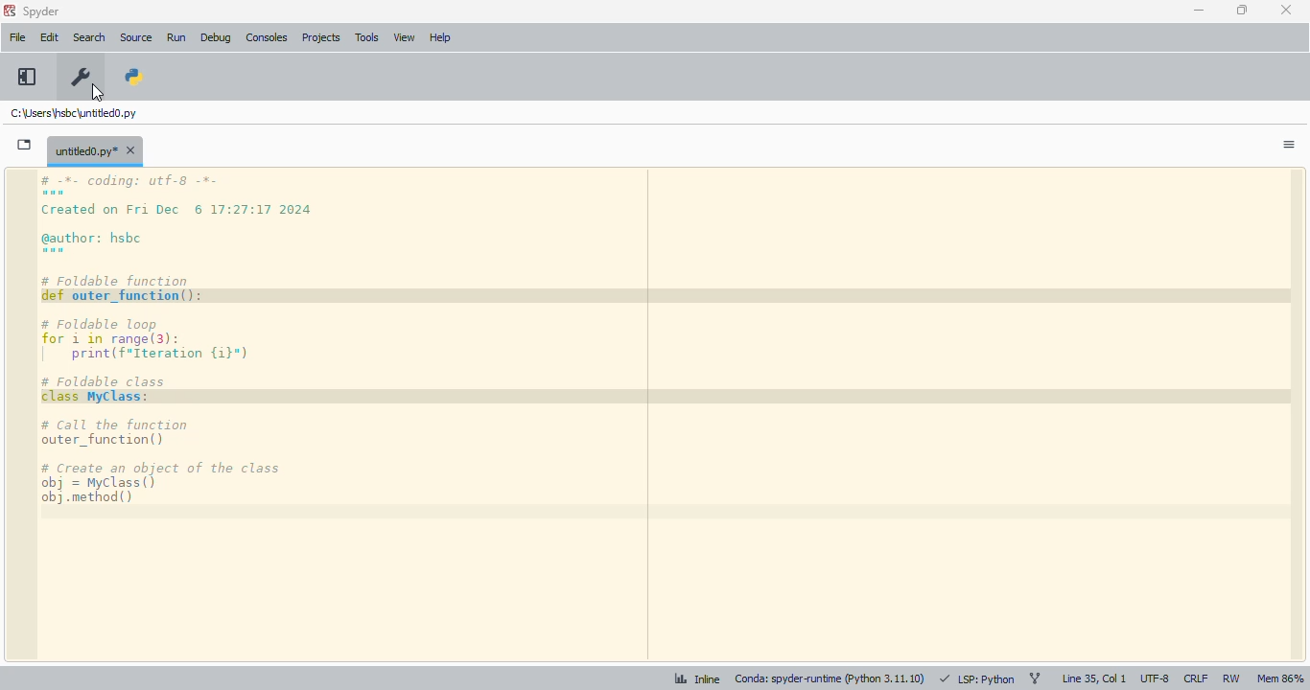 This screenshot has height=690, width=1310. I want to click on logo, so click(9, 11).